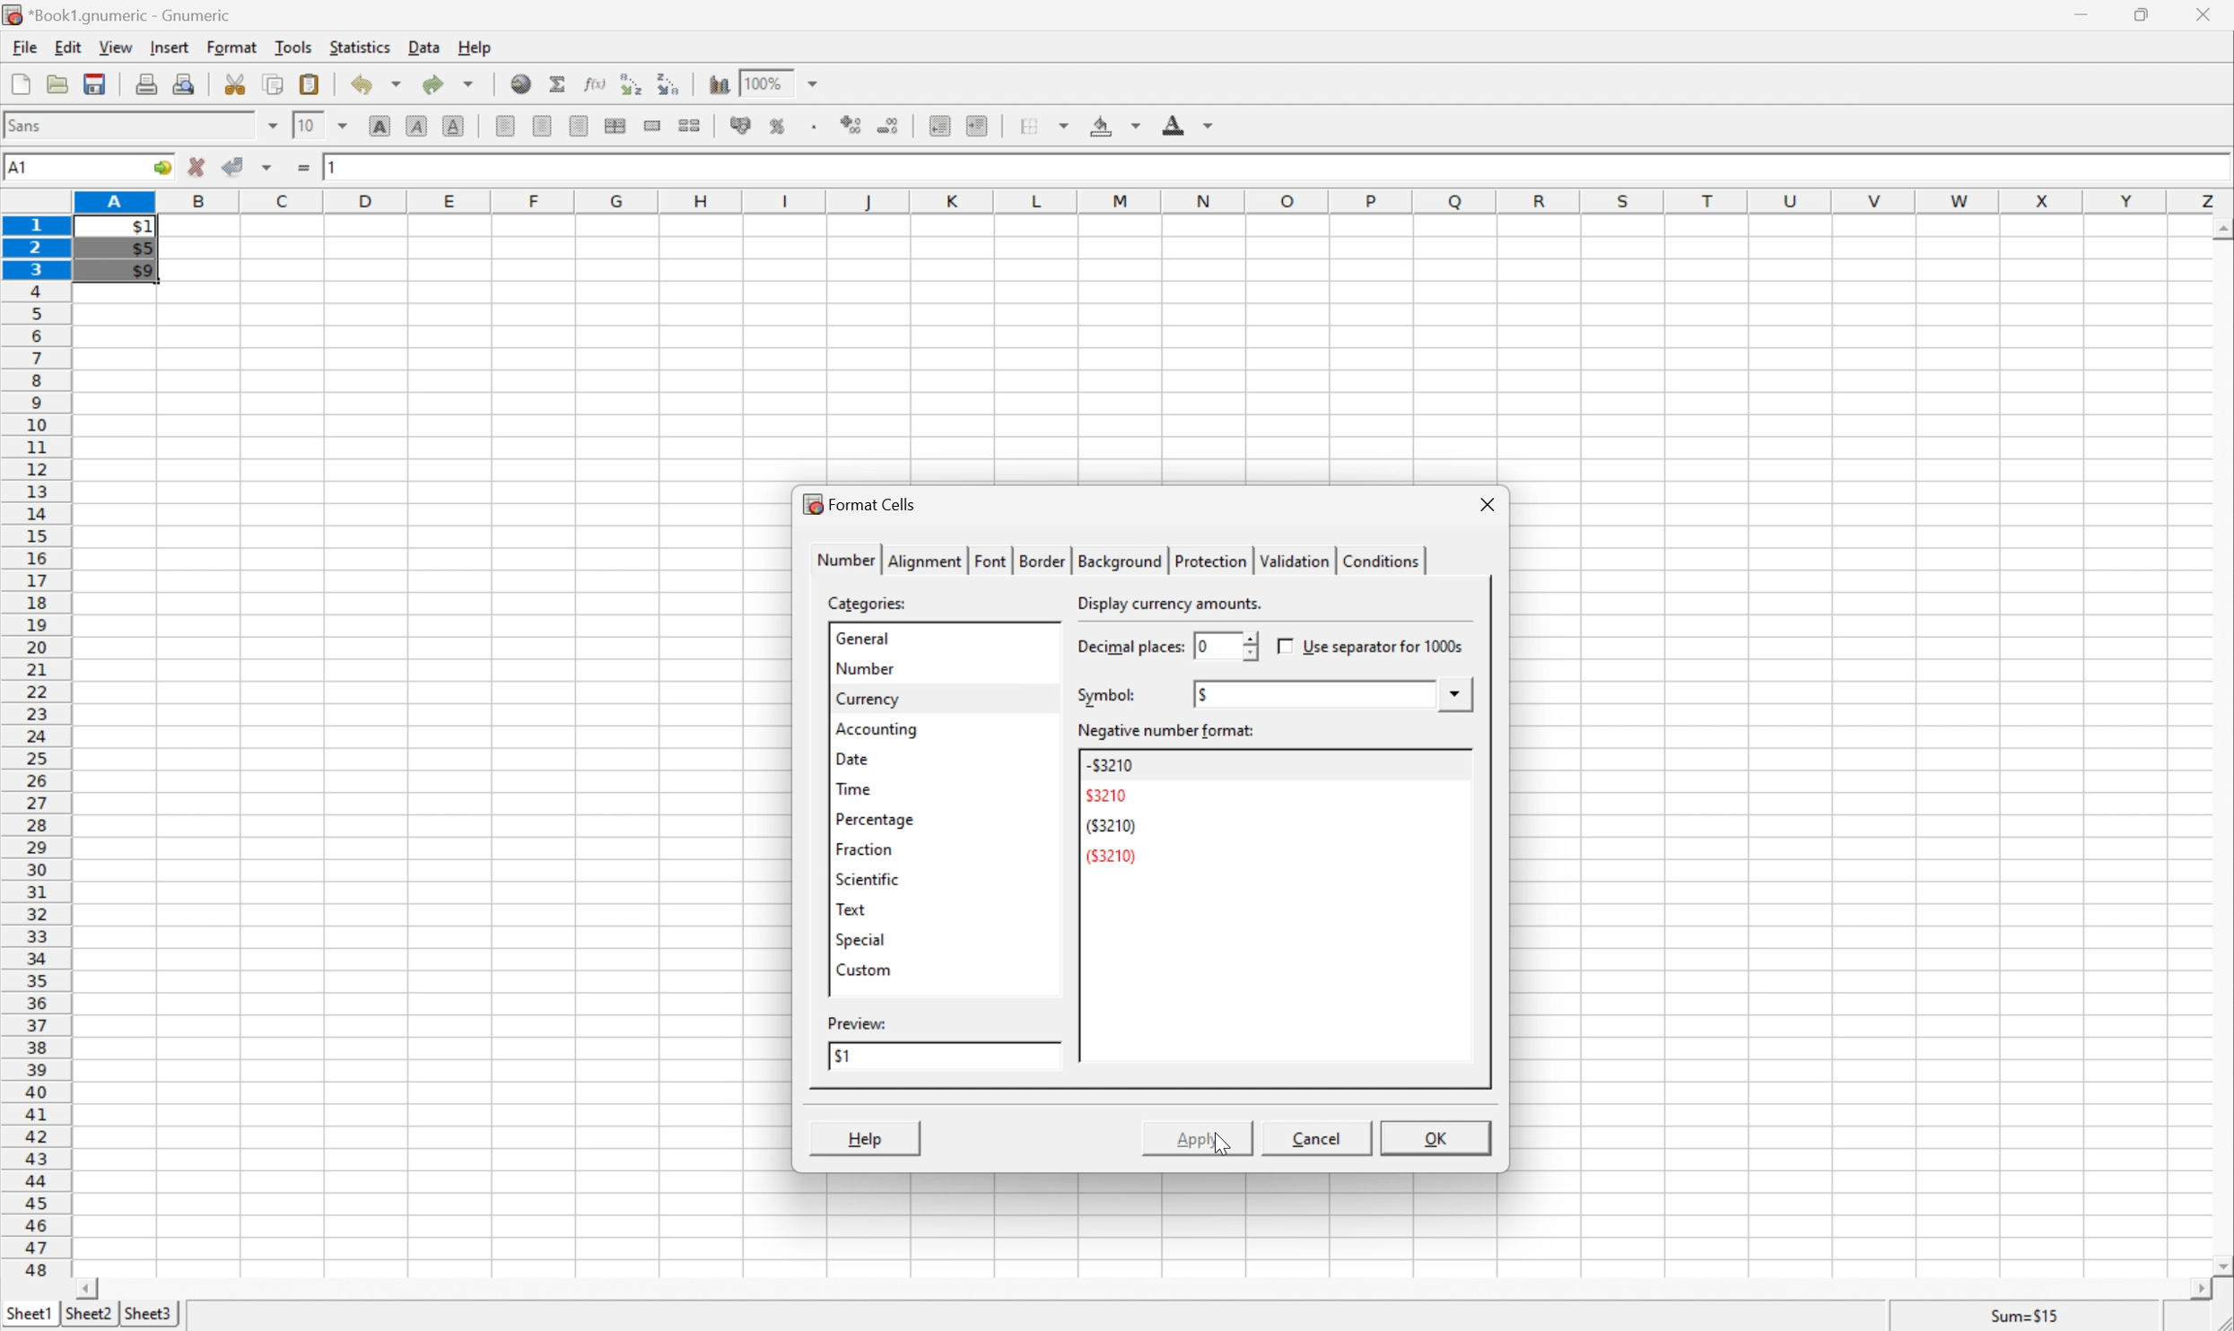  Describe the element at coordinates (886, 125) in the screenshot. I see `decrease number of decimals displayed` at that location.